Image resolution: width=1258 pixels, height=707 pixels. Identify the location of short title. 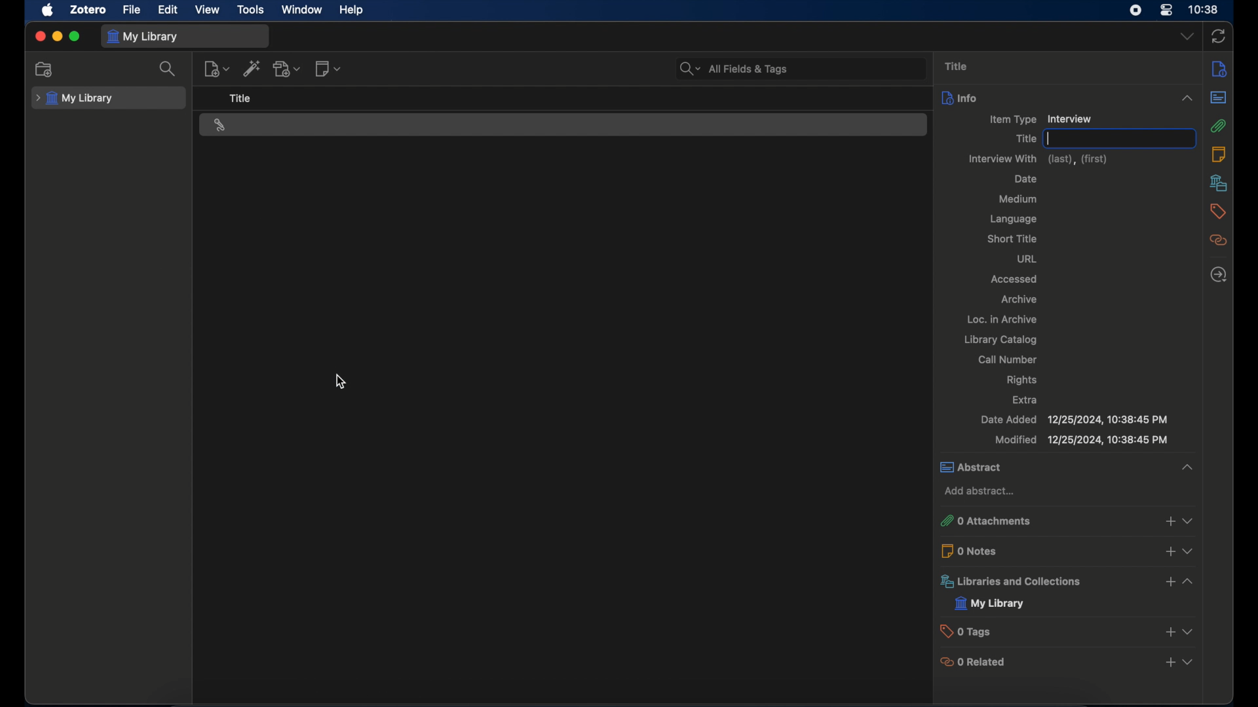
(1014, 238).